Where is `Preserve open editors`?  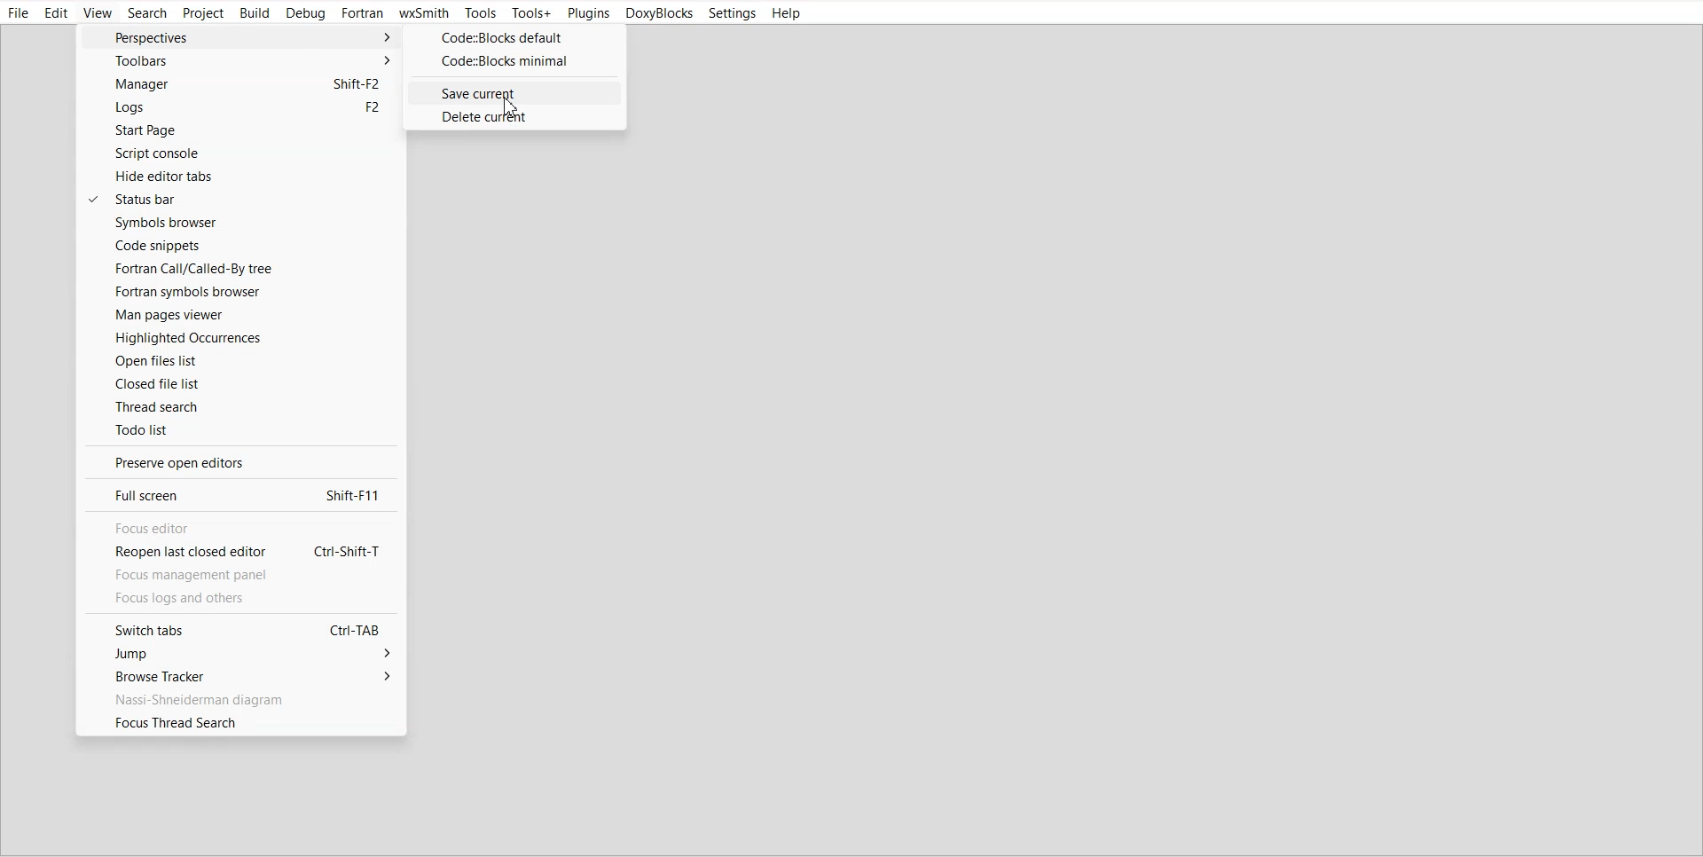
Preserve open editors is located at coordinates (237, 462).